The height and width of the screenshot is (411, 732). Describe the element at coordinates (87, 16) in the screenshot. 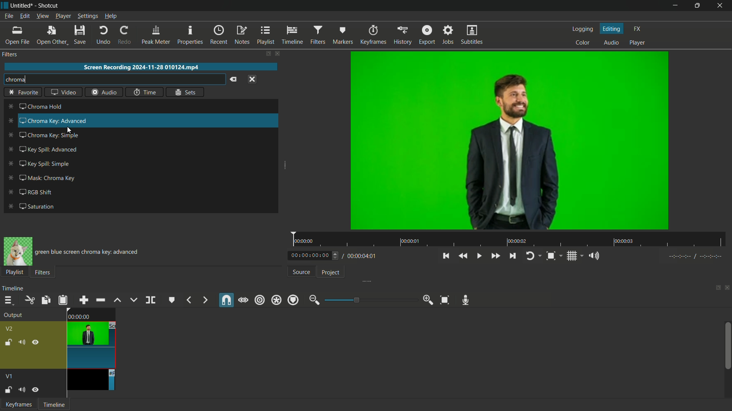

I see `settings menu` at that location.